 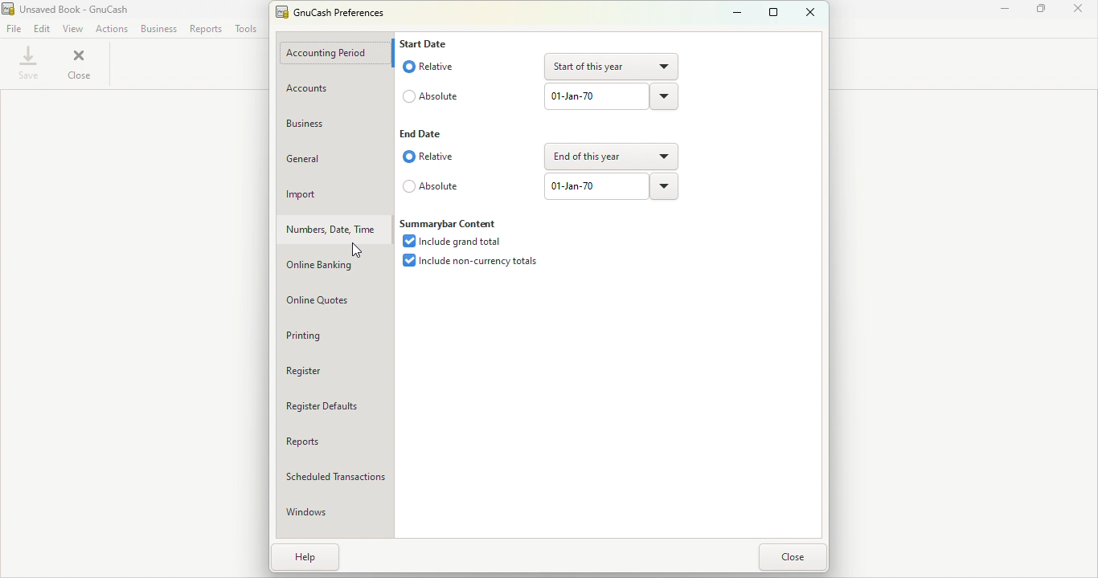 I want to click on Start date, so click(x=424, y=43).